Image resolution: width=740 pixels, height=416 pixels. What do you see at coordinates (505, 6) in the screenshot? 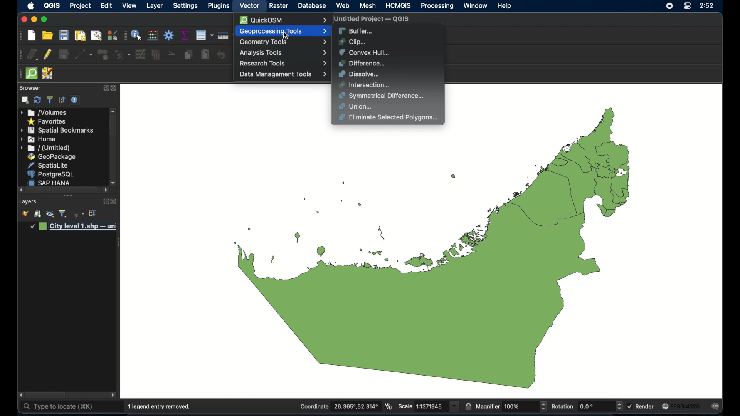
I see `help` at bounding box center [505, 6].